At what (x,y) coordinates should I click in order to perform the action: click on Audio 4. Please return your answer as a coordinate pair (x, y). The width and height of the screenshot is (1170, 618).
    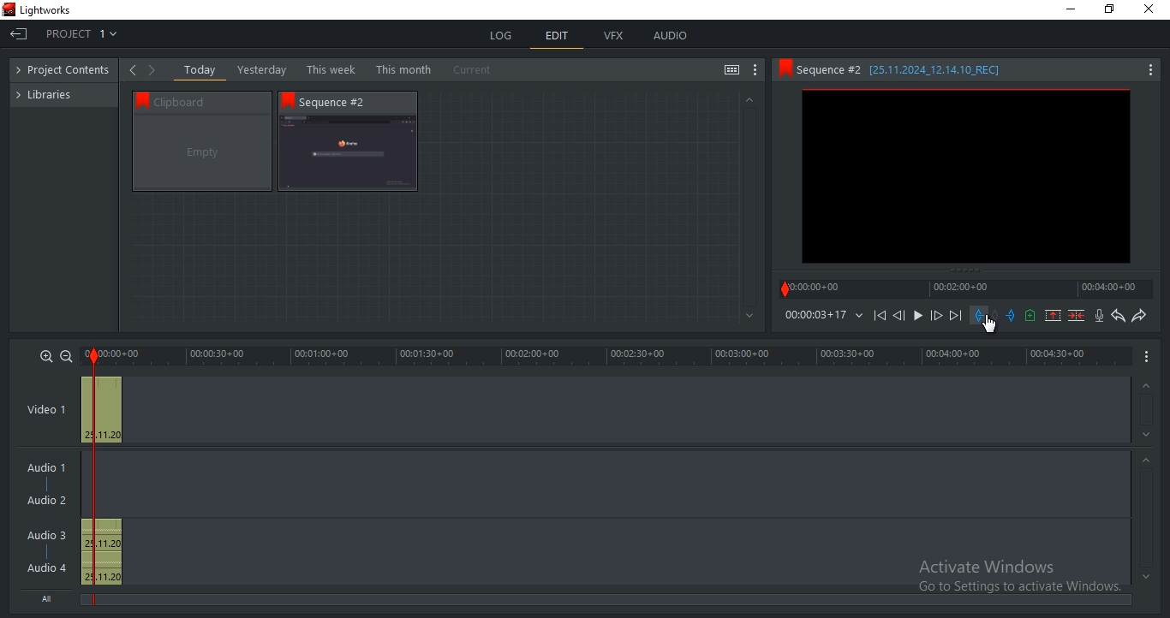
    Looking at the image, I should click on (47, 567).